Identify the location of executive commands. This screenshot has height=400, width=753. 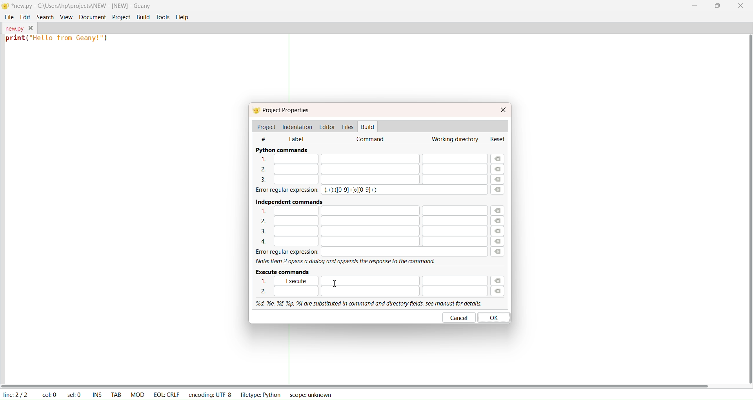
(285, 271).